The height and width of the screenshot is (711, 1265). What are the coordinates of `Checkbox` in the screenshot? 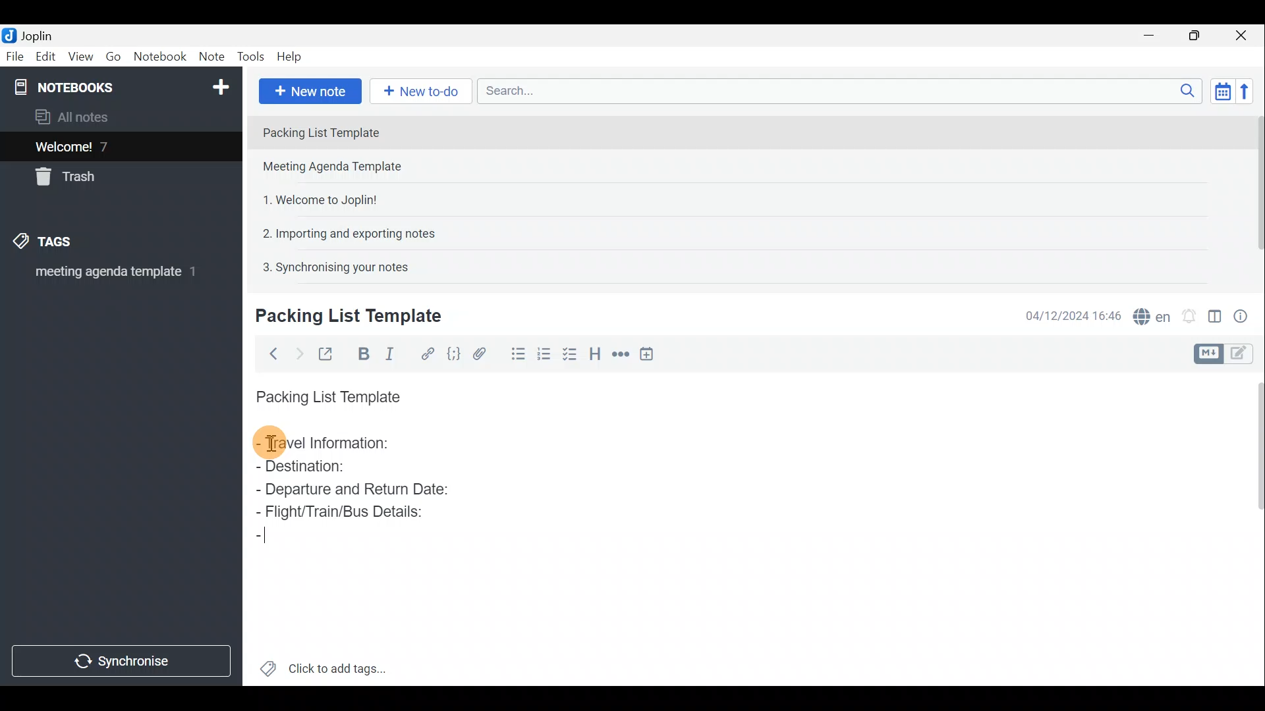 It's located at (574, 357).